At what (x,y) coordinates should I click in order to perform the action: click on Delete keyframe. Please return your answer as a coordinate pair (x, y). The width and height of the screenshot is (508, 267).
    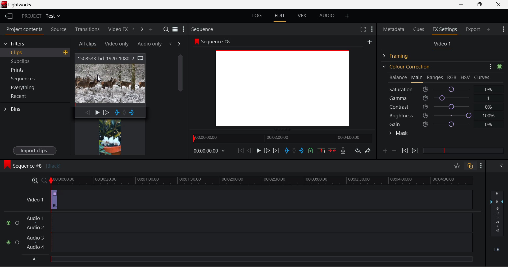
    Looking at the image, I should click on (394, 152).